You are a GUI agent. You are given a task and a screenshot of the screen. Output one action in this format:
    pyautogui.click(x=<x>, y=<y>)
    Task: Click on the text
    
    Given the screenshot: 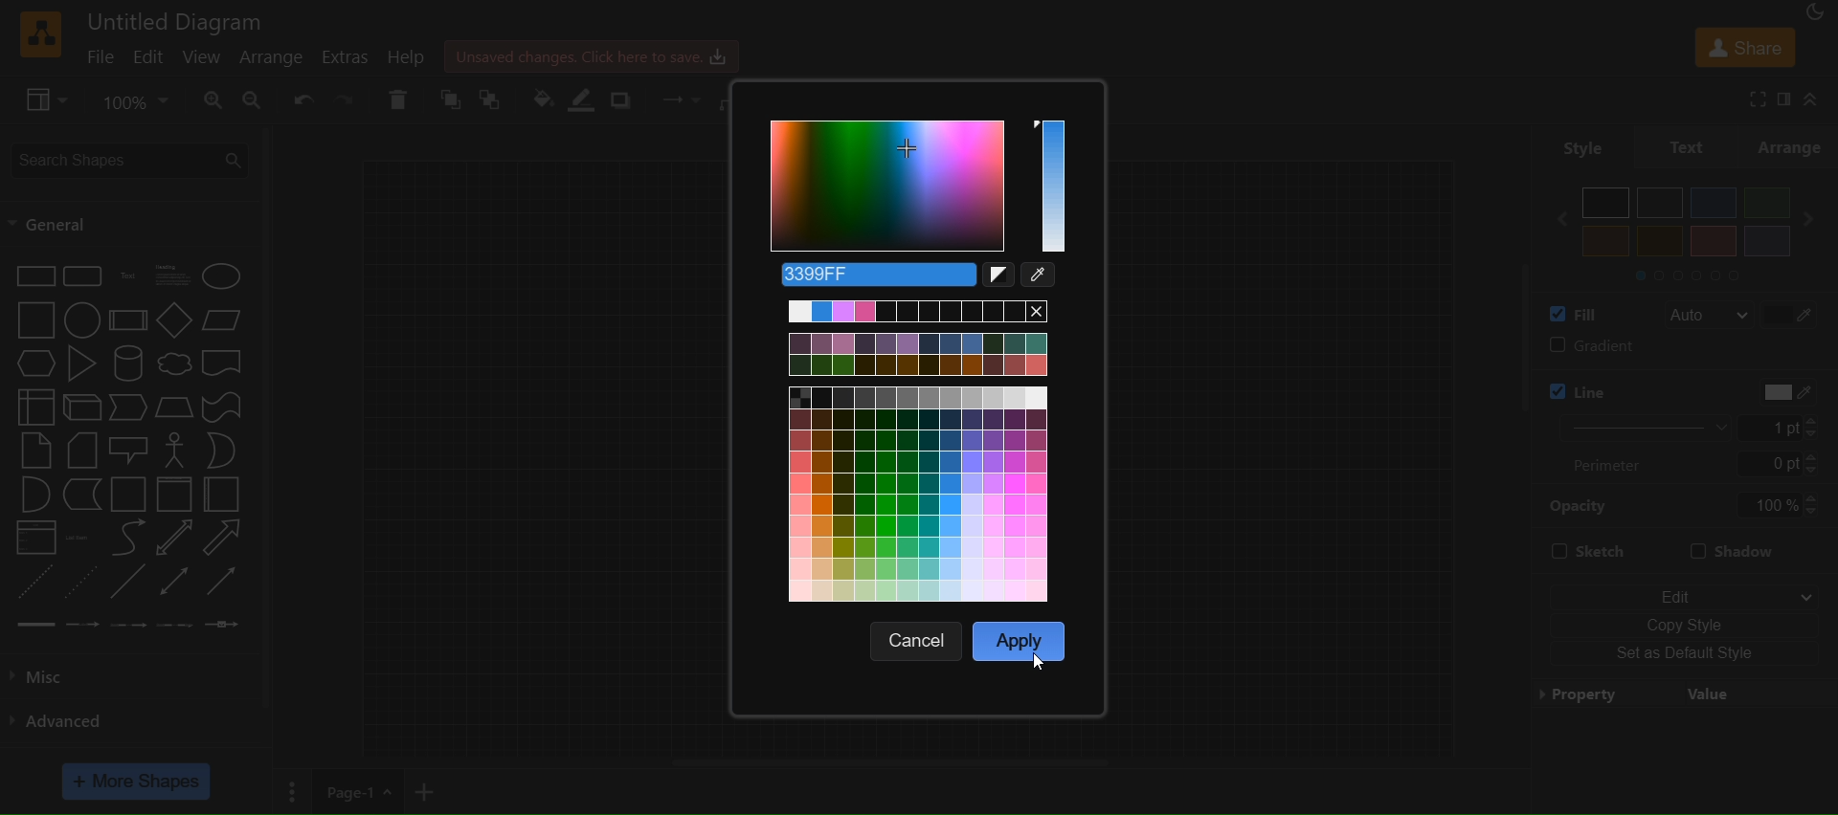 What is the action you would take?
    pyautogui.click(x=130, y=276)
    